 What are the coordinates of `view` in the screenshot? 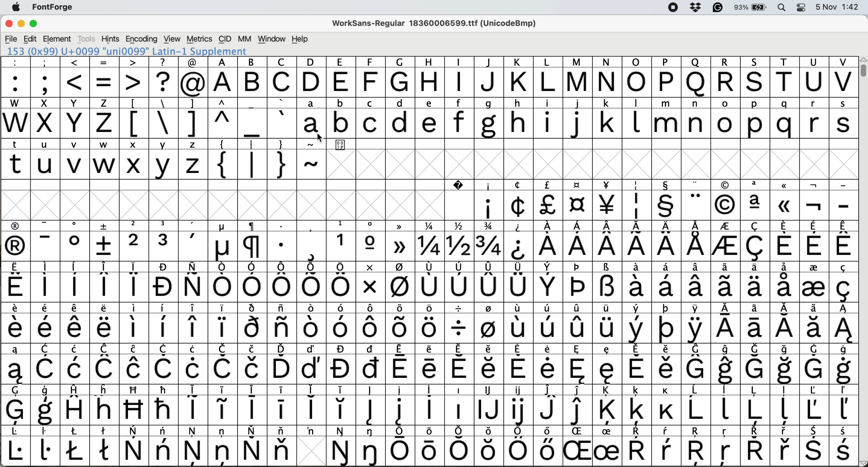 It's located at (172, 38).